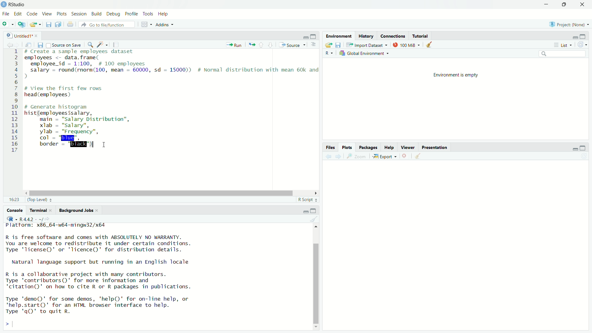 The width and height of the screenshot is (592, 333). Describe the element at coordinates (170, 193) in the screenshot. I see `Scroll bar` at that location.